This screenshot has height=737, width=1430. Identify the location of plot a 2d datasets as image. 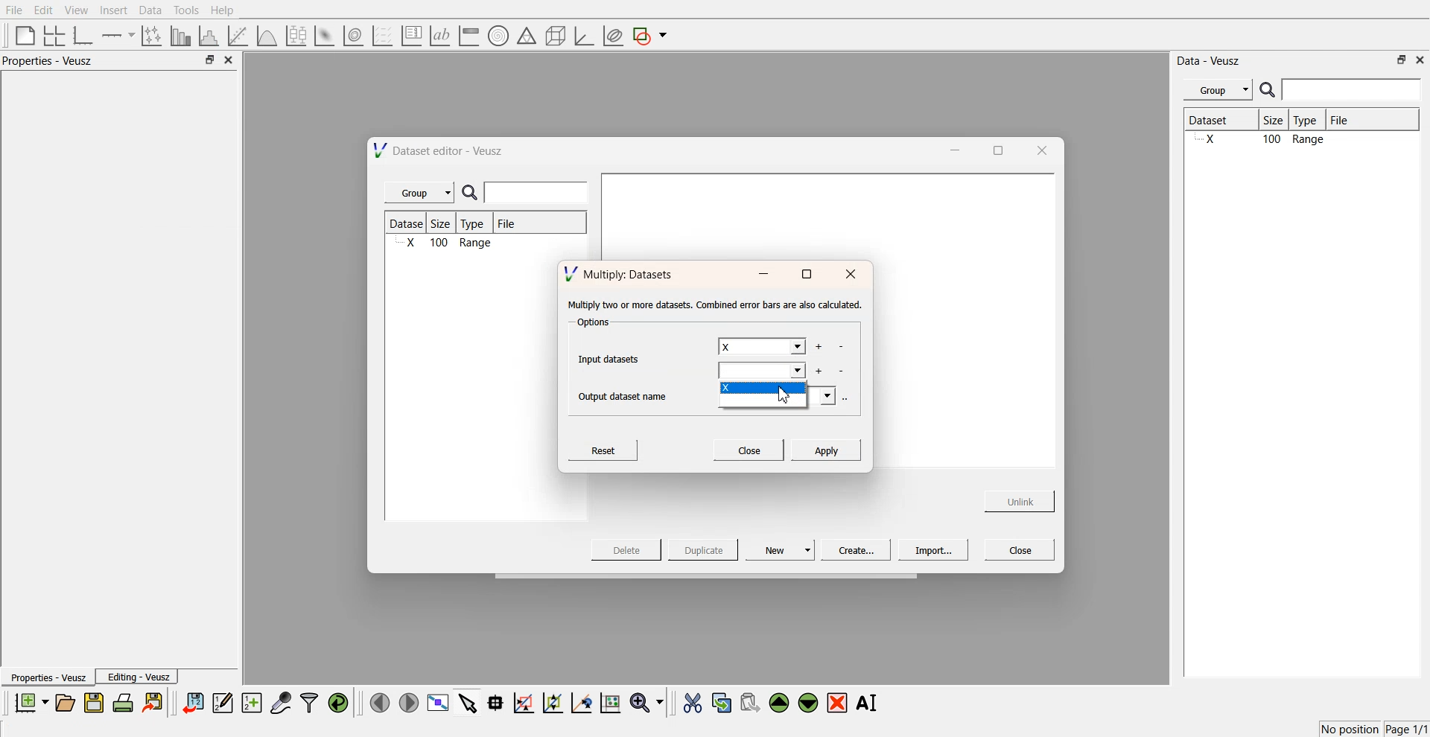
(323, 35).